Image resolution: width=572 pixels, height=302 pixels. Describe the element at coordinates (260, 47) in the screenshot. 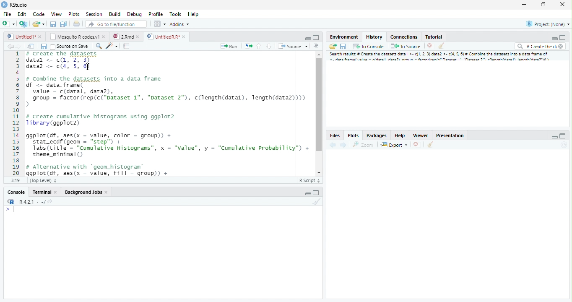

I see `Go to the previous section` at that location.